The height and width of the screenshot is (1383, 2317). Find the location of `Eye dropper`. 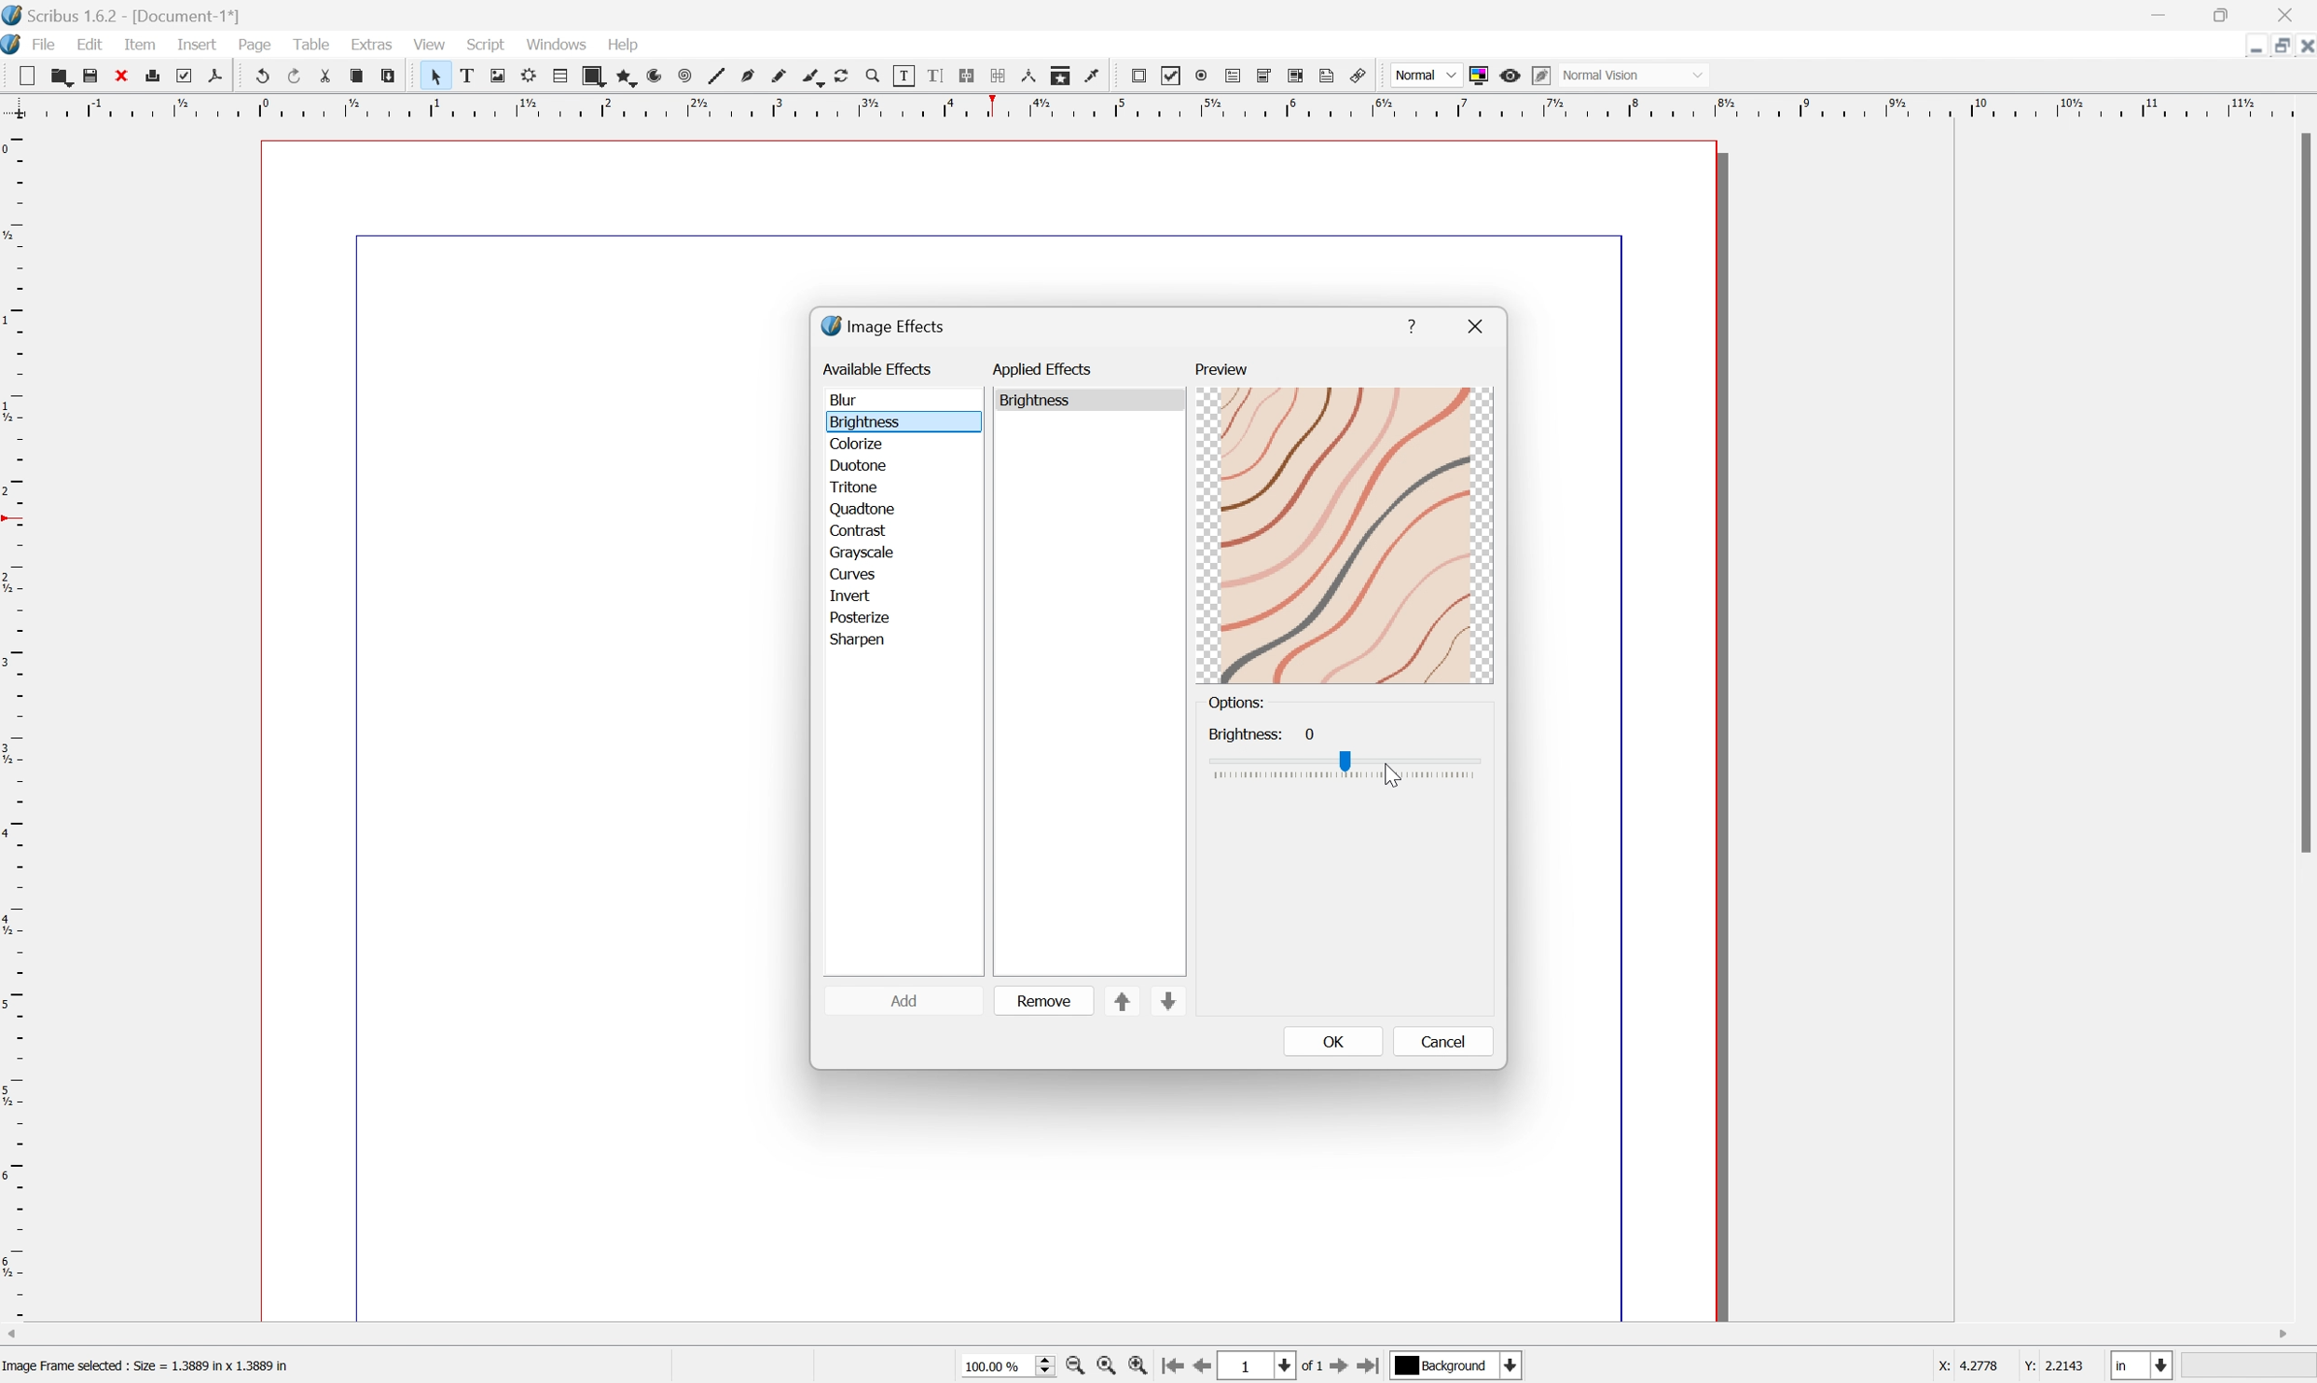

Eye dropper is located at coordinates (1098, 79).